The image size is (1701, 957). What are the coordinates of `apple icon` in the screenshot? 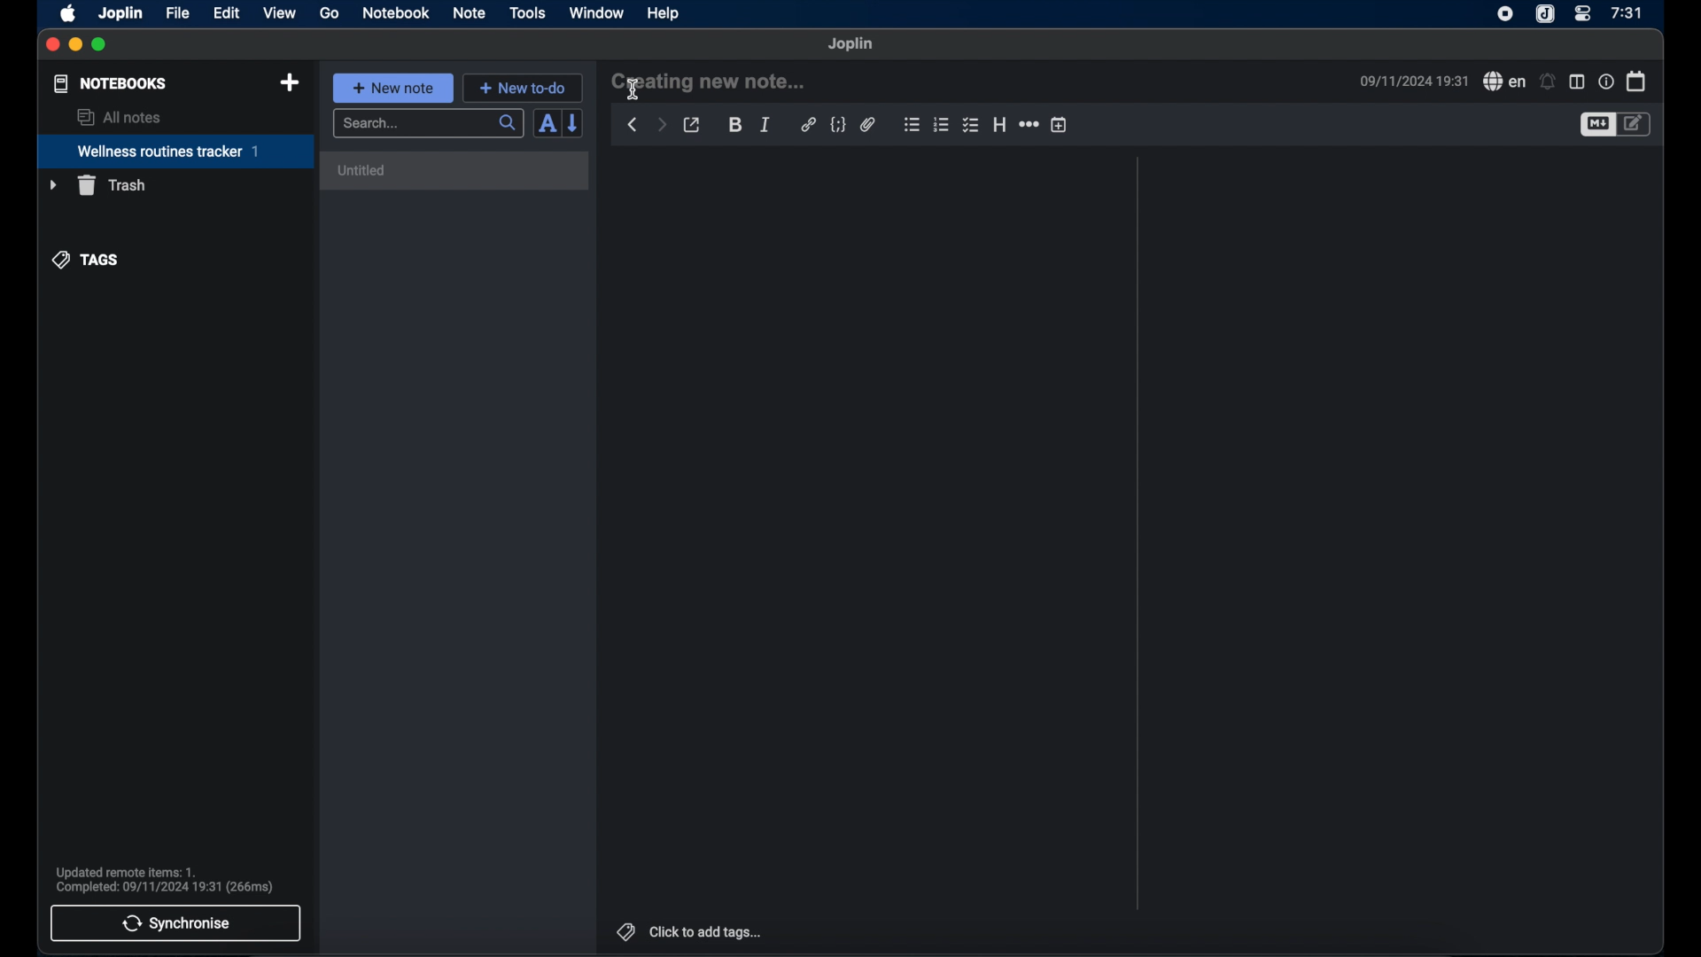 It's located at (69, 14).